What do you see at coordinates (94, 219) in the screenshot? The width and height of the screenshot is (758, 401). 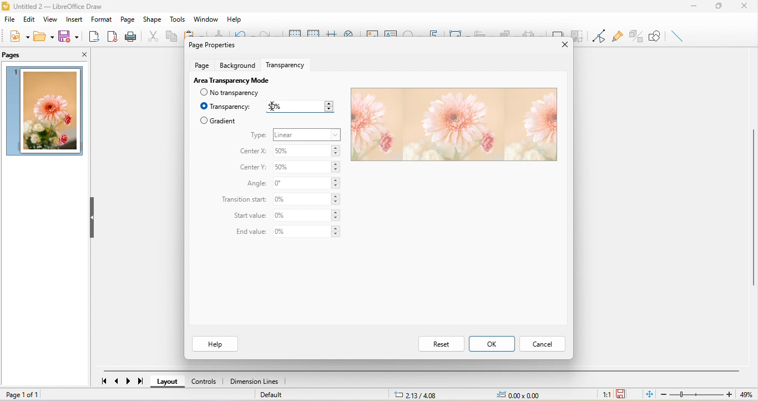 I see `hide` at bounding box center [94, 219].